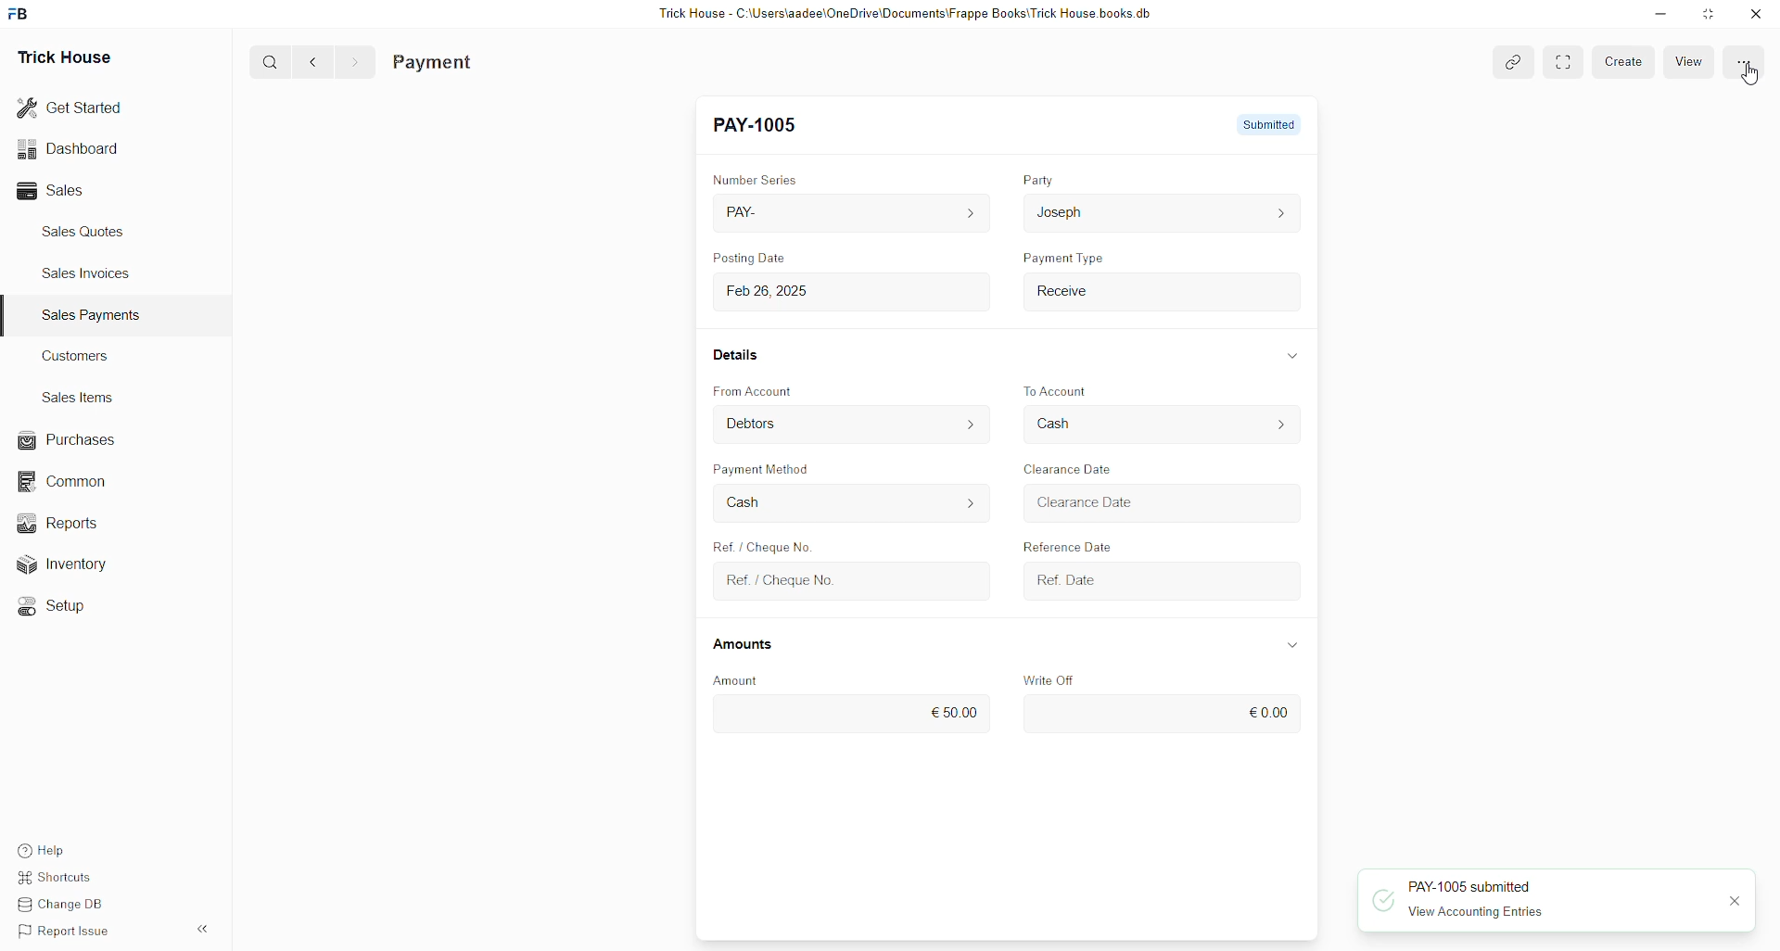 This screenshot has height=951, width=1780. I want to click on Toggle between form and full width, so click(1511, 62).